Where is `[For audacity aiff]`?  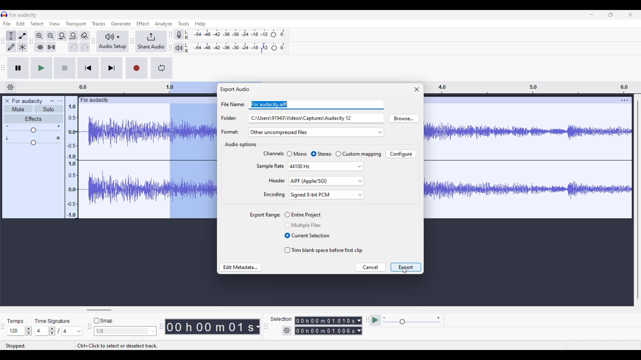
[For audacity aiff] is located at coordinates (282, 105).